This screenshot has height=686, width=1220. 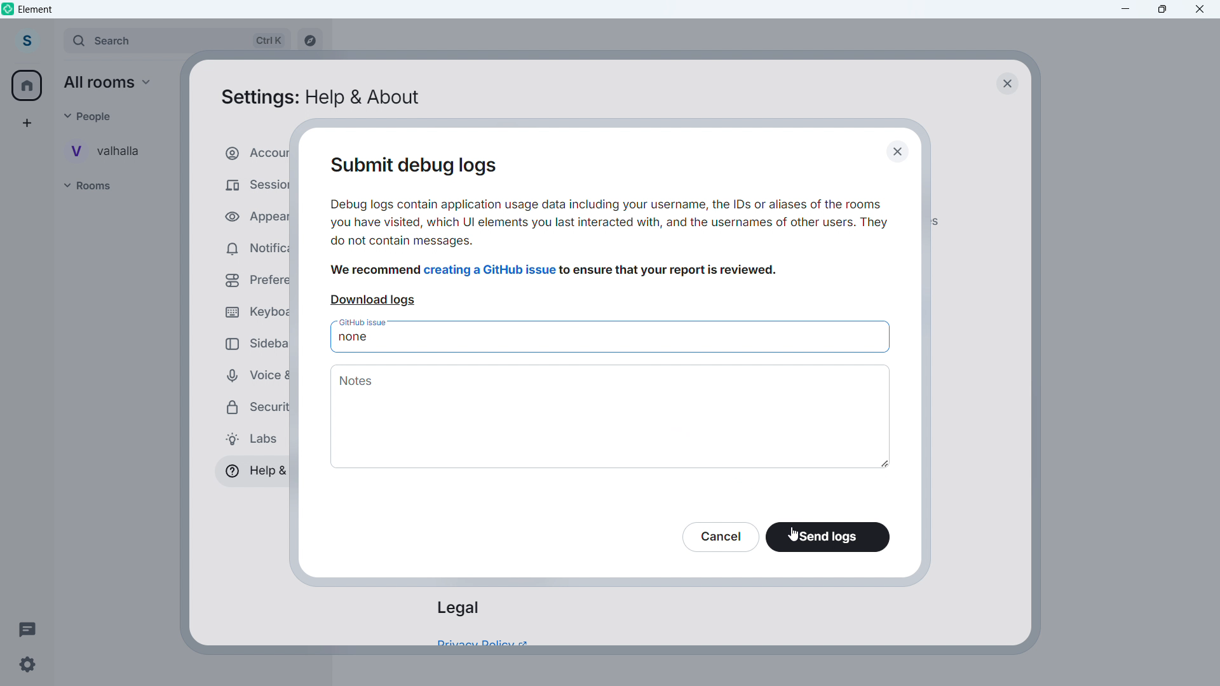 I want to click on to ensure that your report is reviewed., so click(x=670, y=271).